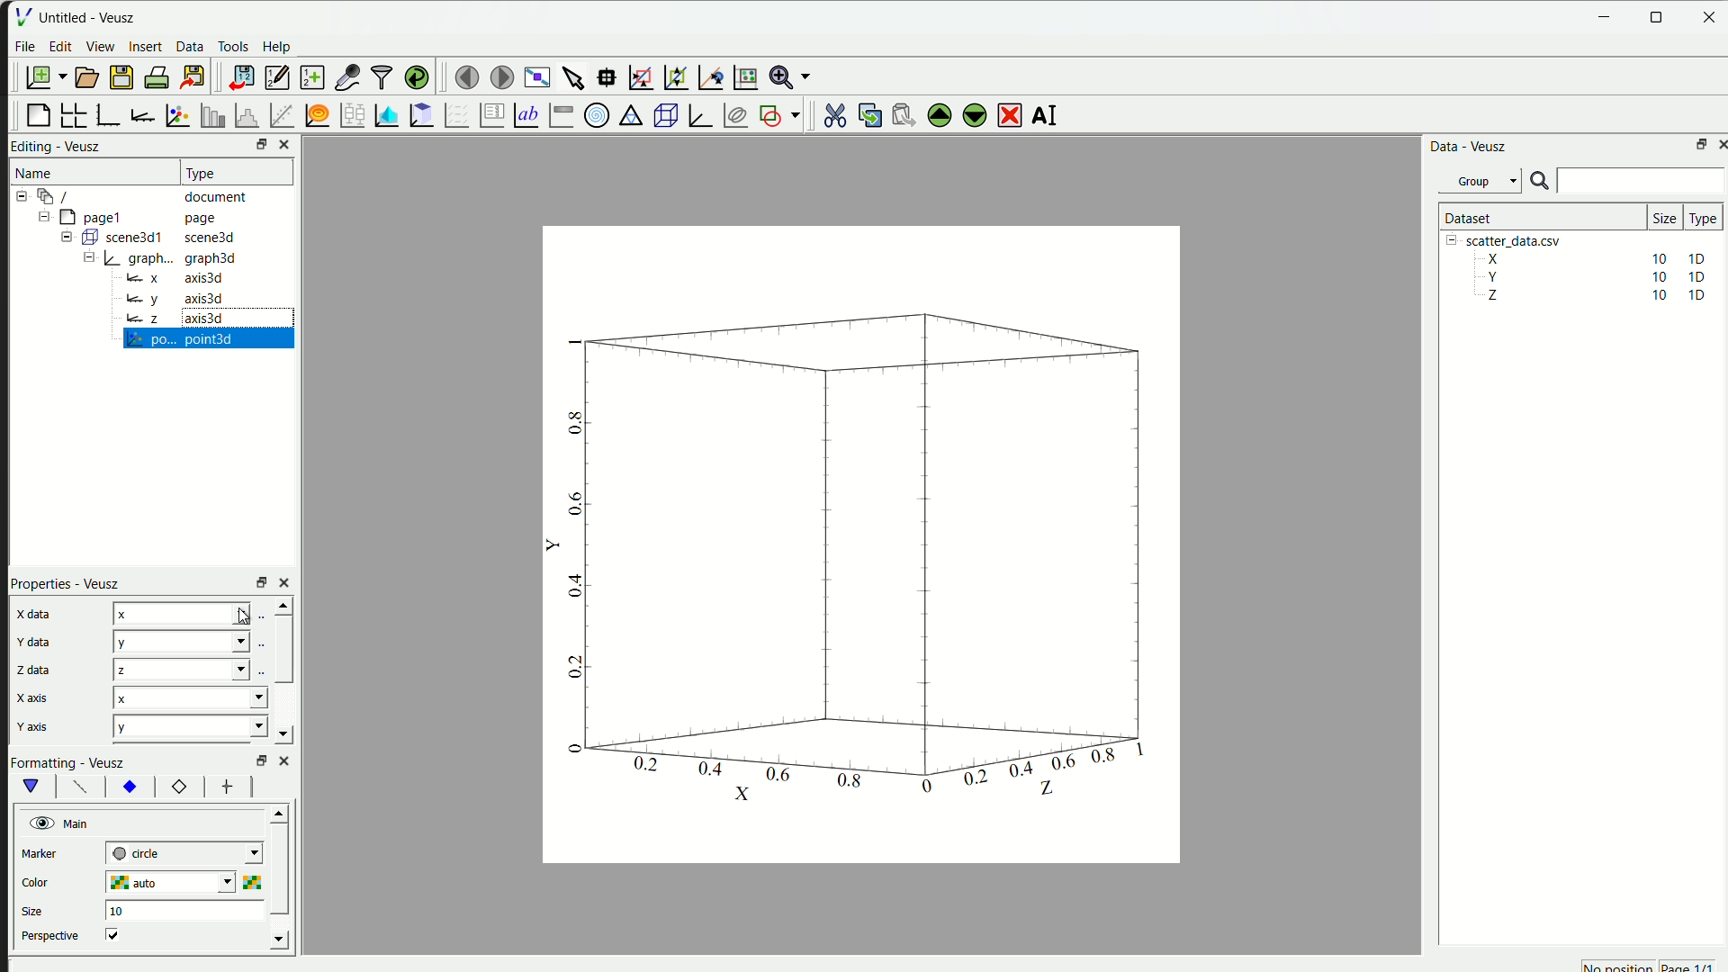 The image size is (1728, 972). What do you see at coordinates (346, 75) in the screenshot?
I see `capture a dataset` at bounding box center [346, 75].